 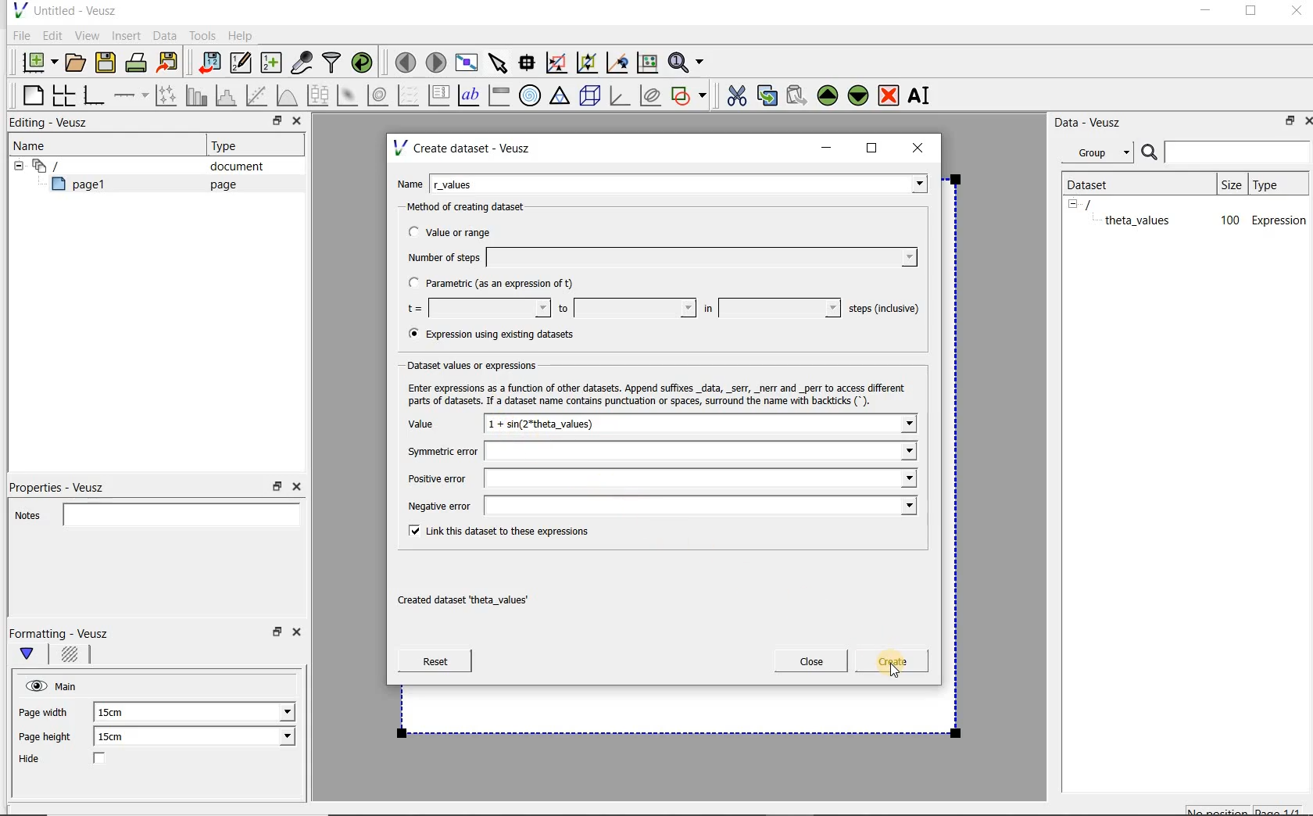 What do you see at coordinates (435, 661) in the screenshot?
I see `Reset` at bounding box center [435, 661].